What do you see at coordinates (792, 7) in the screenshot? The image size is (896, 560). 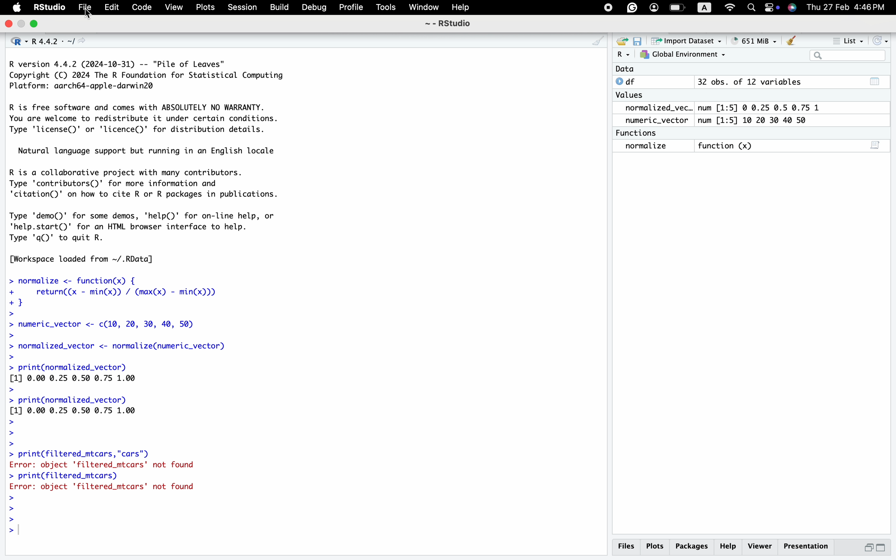 I see `utility` at bounding box center [792, 7].